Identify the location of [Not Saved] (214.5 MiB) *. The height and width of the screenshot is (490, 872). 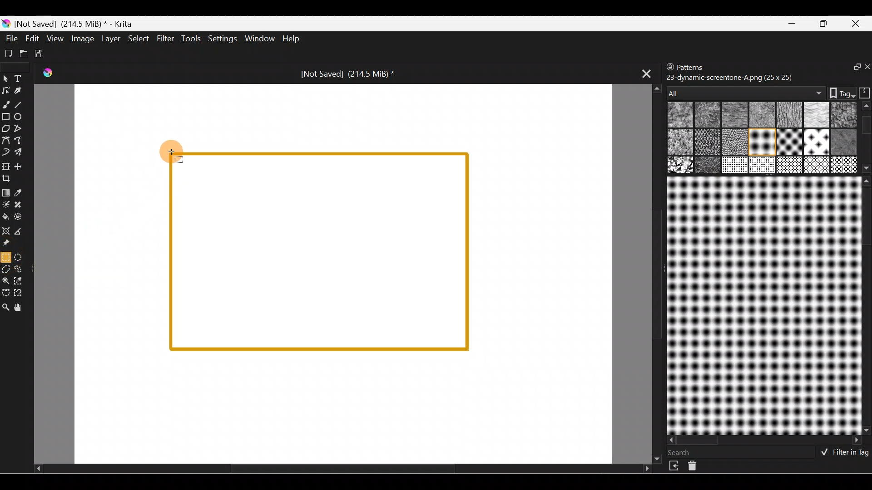
(347, 74).